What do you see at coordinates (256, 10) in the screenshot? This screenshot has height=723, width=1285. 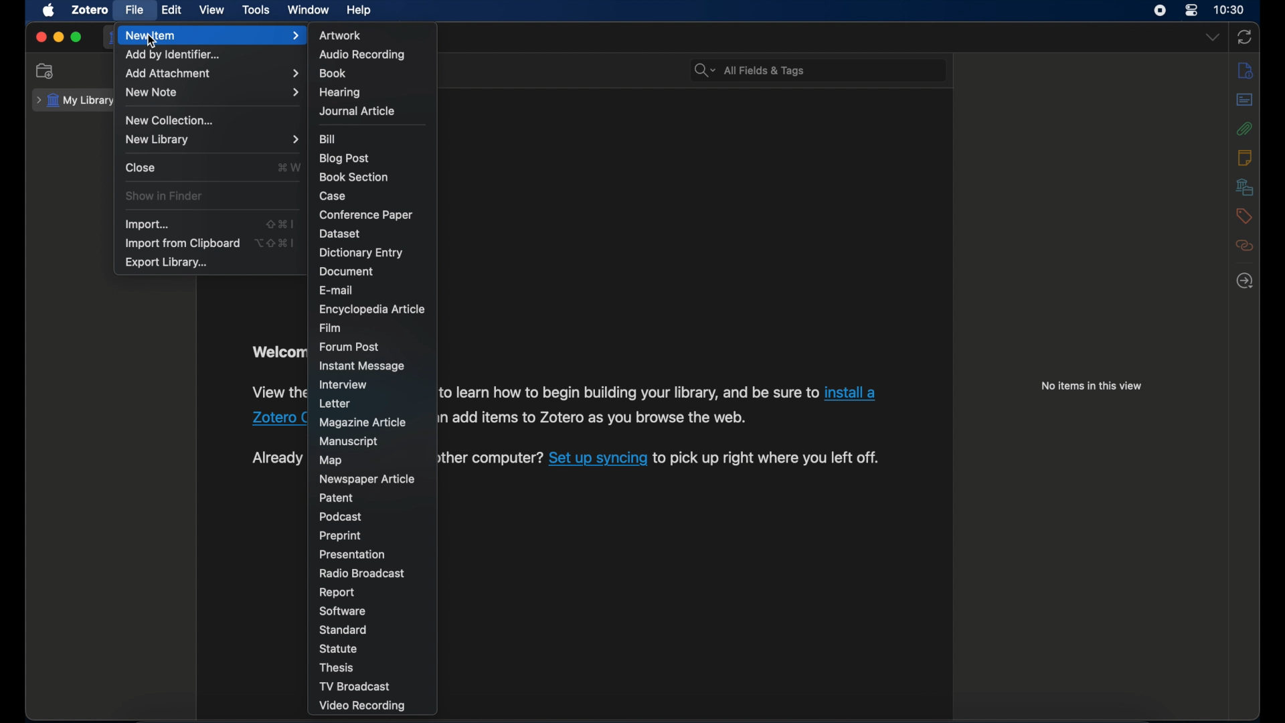 I see `tools` at bounding box center [256, 10].